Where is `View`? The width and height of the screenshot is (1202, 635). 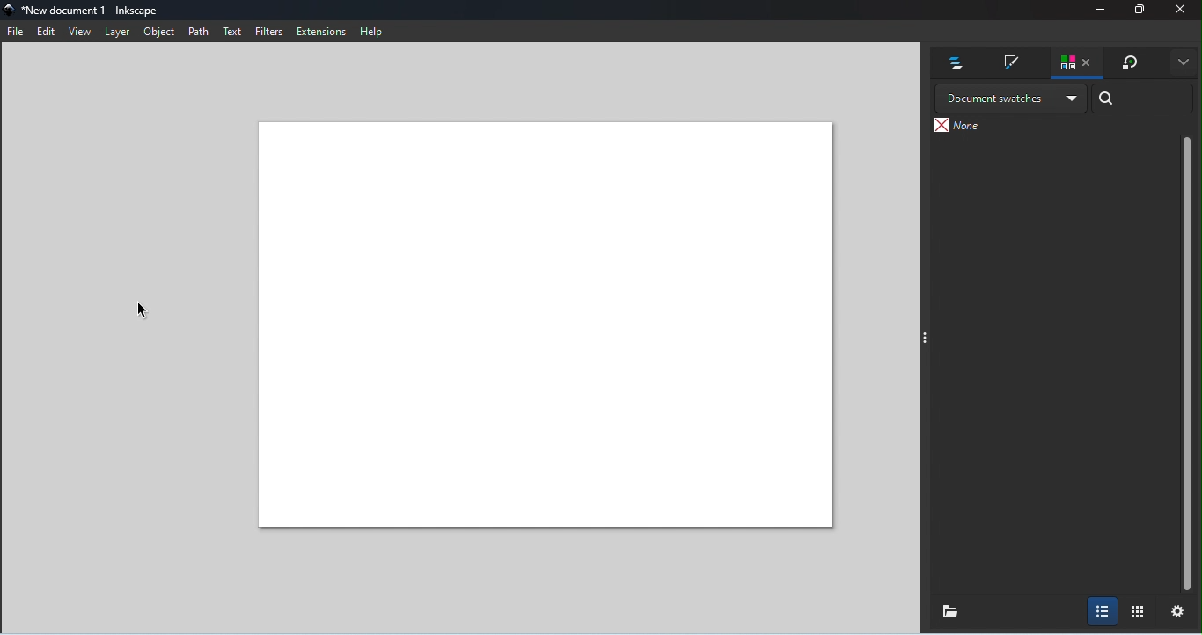 View is located at coordinates (84, 33).